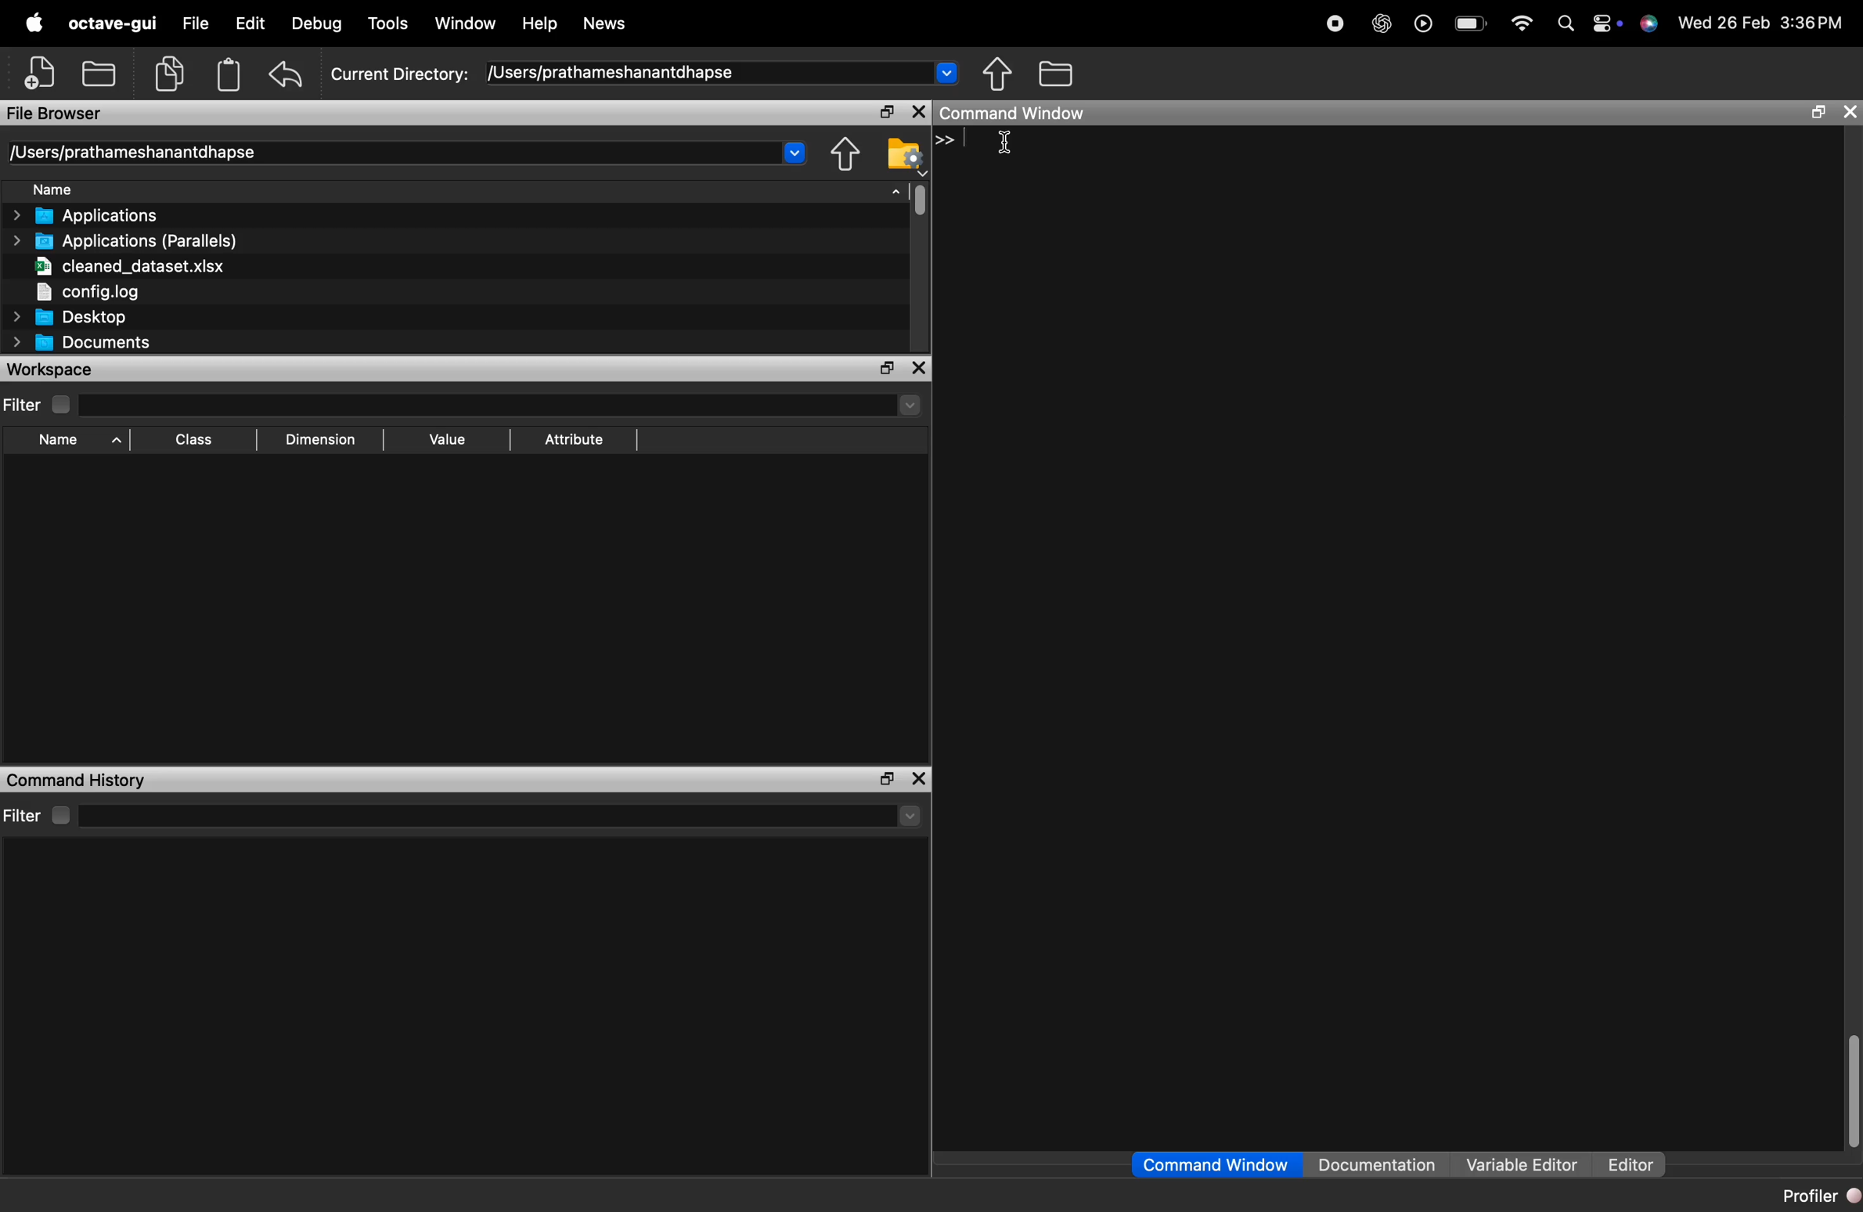 This screenshot has width=1863, height=1212. I want to click on maximize, so click(886, 113).